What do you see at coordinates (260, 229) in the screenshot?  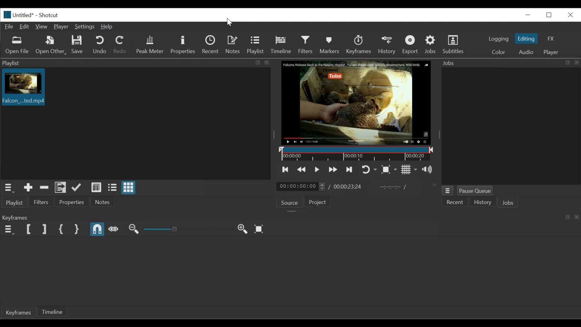 I see `Zoom keyframe ` at bounding box center [260, 229].